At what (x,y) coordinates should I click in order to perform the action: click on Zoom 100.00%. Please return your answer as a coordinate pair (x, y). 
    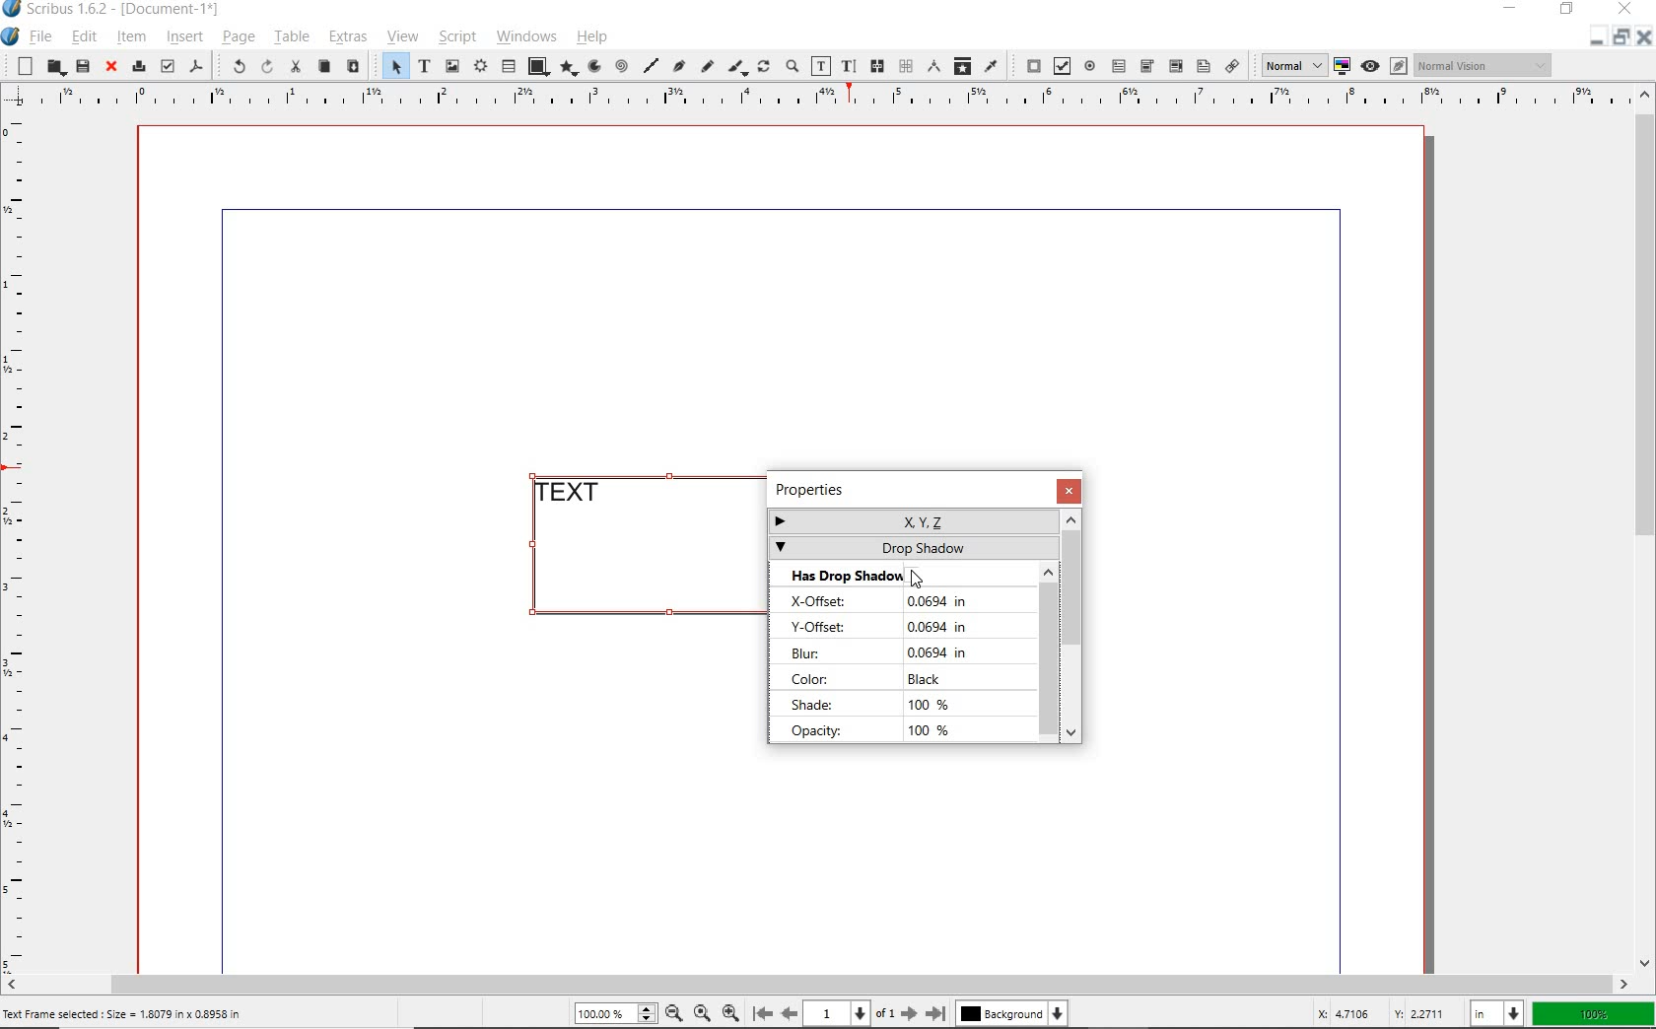
    Looking at the image, I should click on (616, 1014).